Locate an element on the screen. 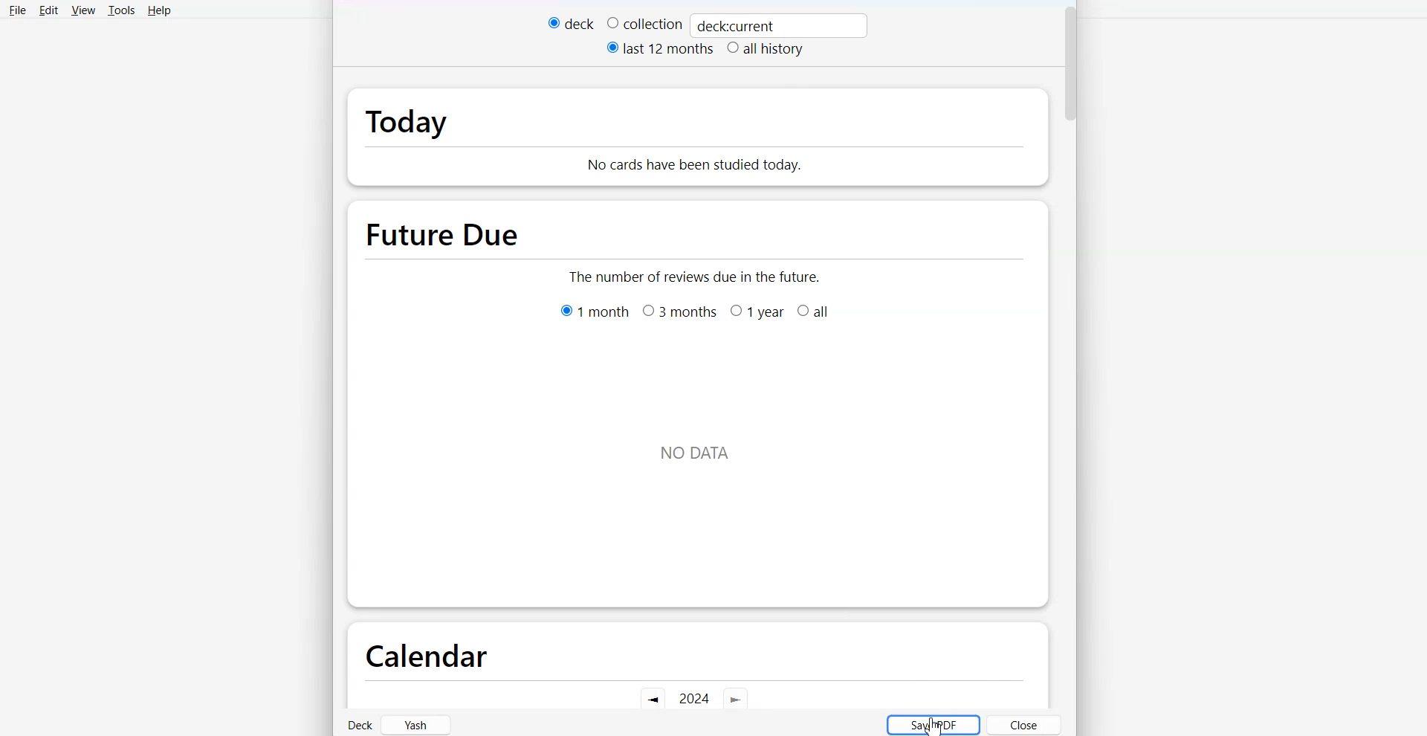  3 Months is located at coordinates (679, 311).